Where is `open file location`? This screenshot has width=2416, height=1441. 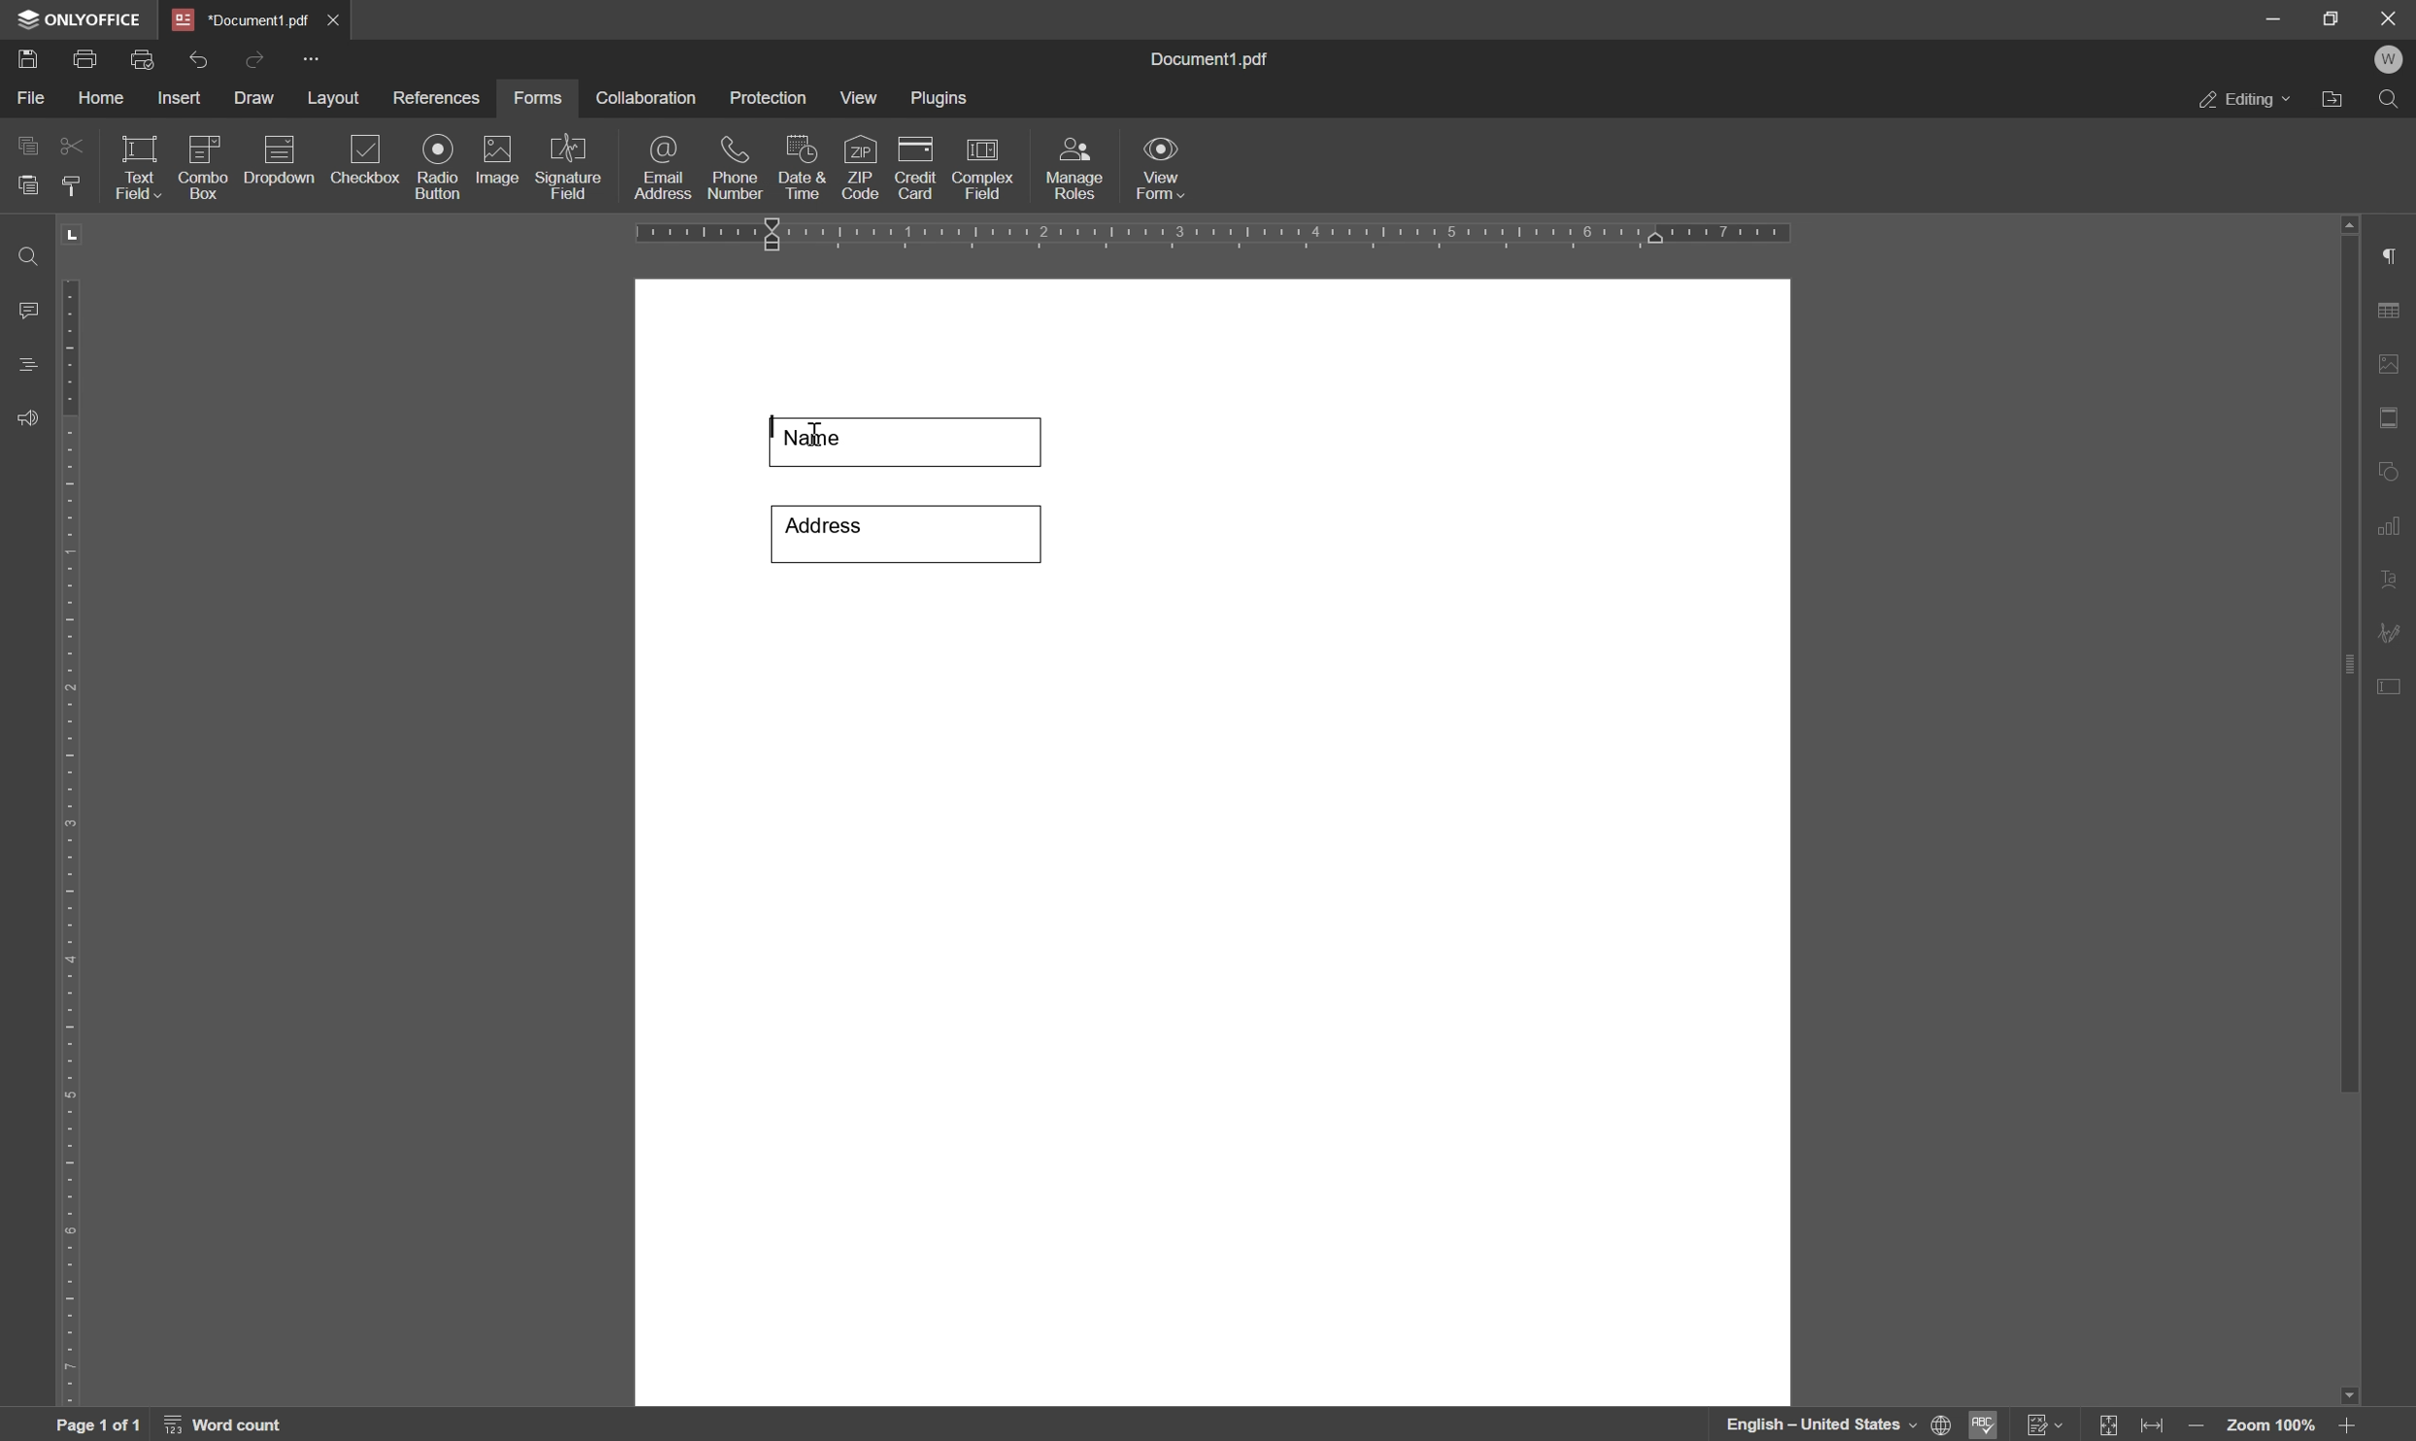 open file location is located at coordinates (2333, 102).